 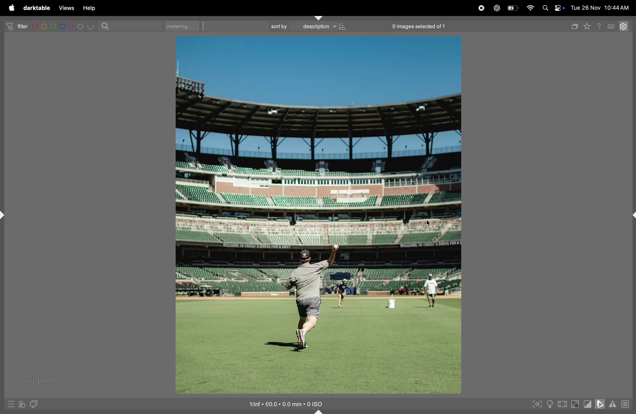 I want to click on quick access for applying styles, so click(x=23, y=404).